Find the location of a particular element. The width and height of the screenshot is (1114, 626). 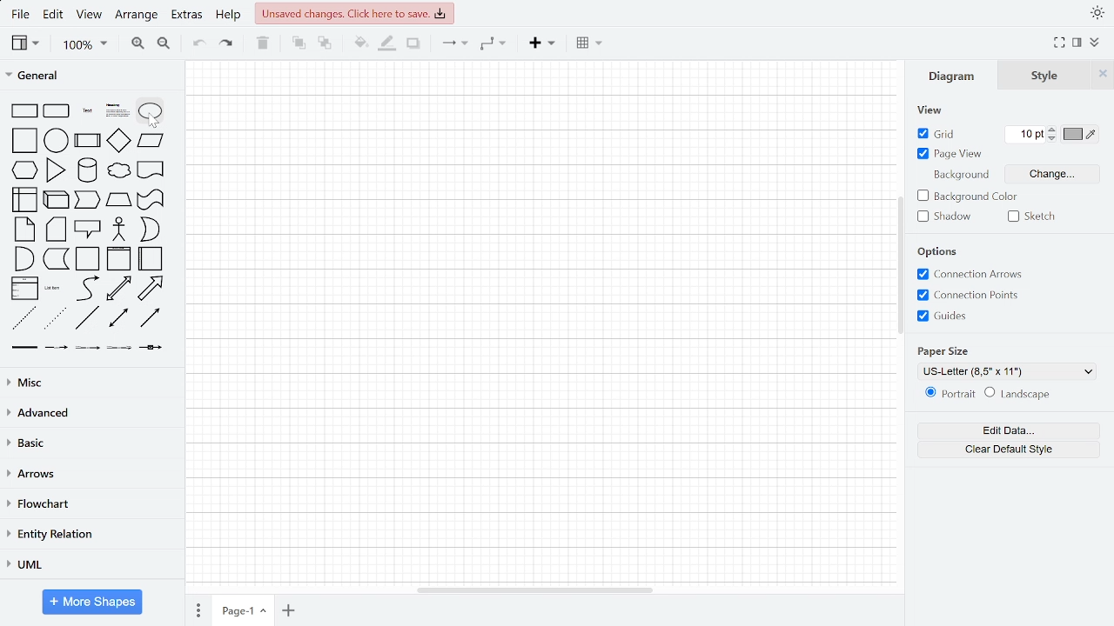

square is located at coordinates (23, 142).